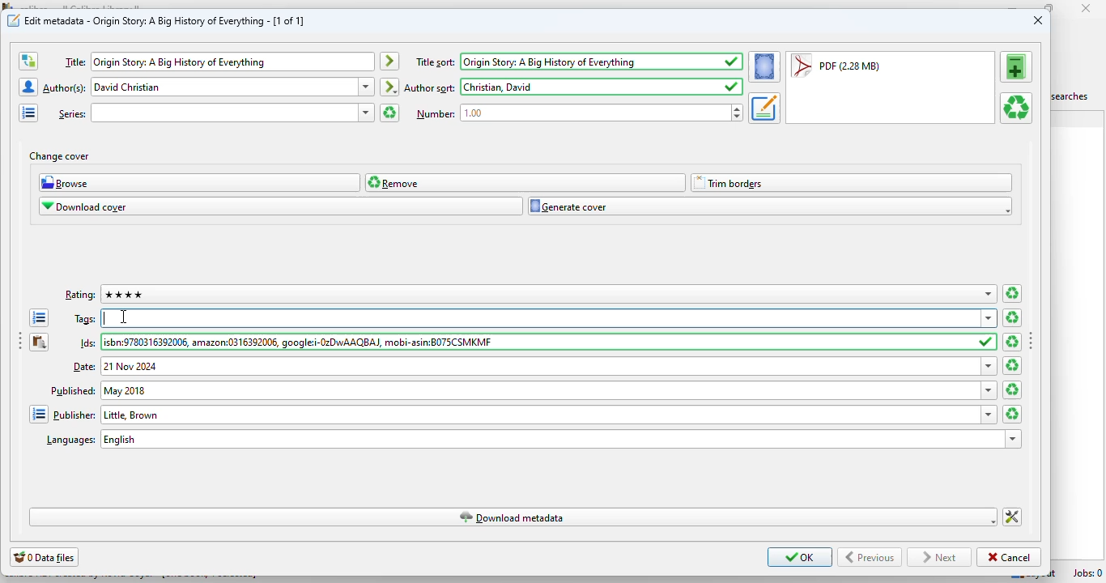 The height and width of the screenshot is (583, 1106). What do you see at coordinates (224, 87) in the screenshot?
I see `Author(s): David Christian` at bounding box center [224, 87].